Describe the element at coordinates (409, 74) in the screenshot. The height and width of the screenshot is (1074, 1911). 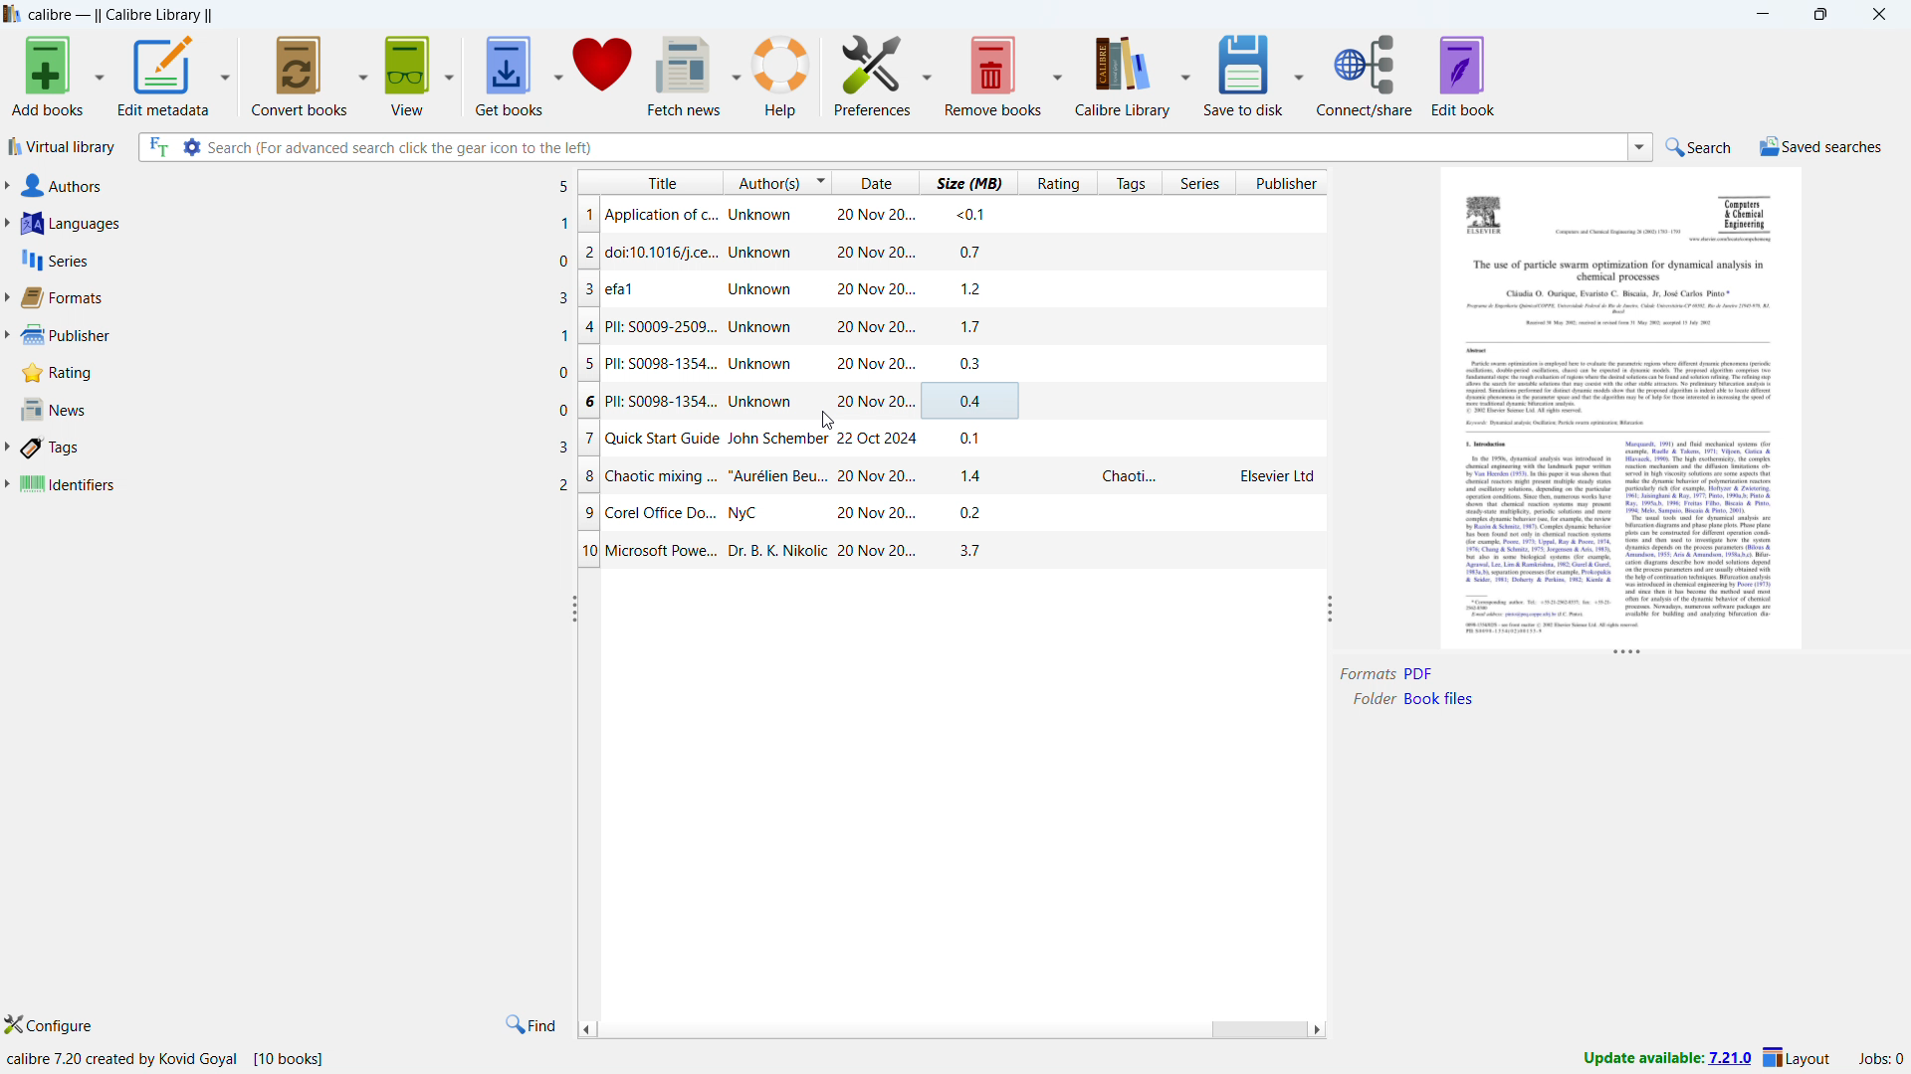
I see `view` at that location.